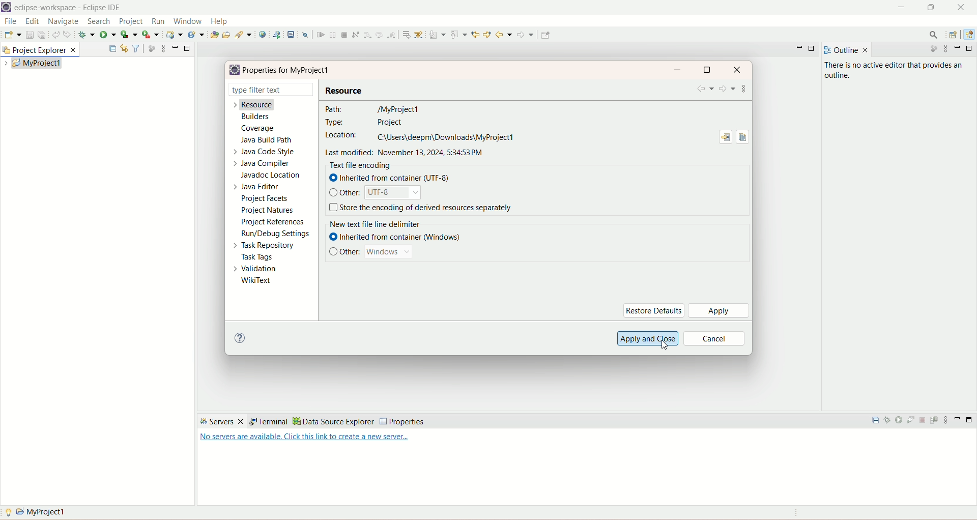  Describe the element at coordinates (289, 71) in the screenshot. I see `properties` at that location.